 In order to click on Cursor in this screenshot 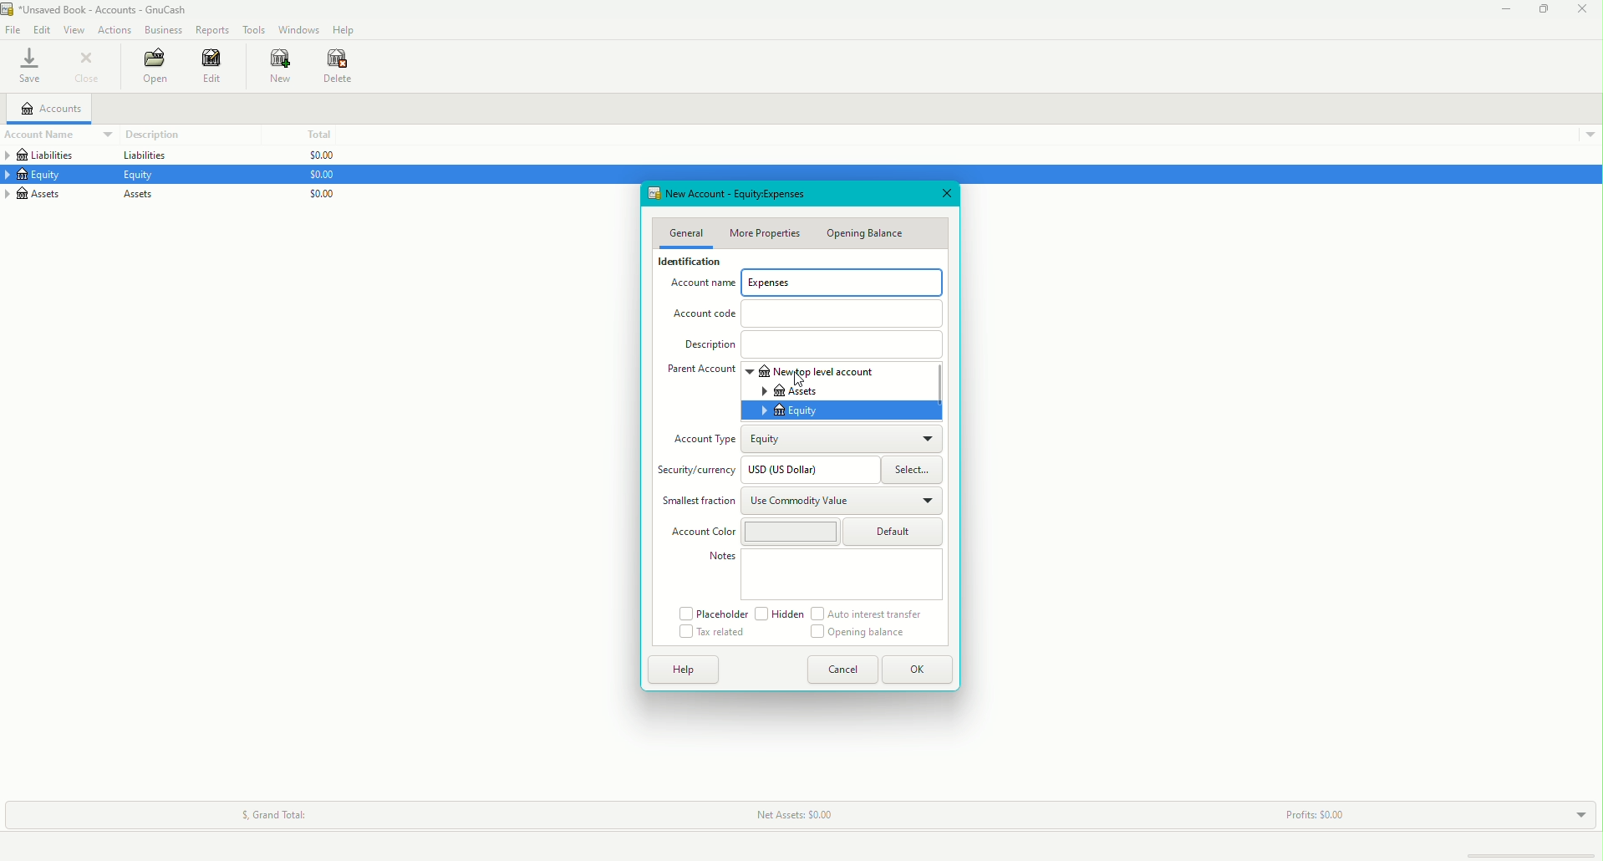, I will do `click(608, 656)`.